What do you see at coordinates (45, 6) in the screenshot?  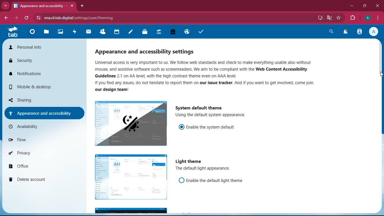 I see `appearance and accessibility ` at bounding box center [45, 6].